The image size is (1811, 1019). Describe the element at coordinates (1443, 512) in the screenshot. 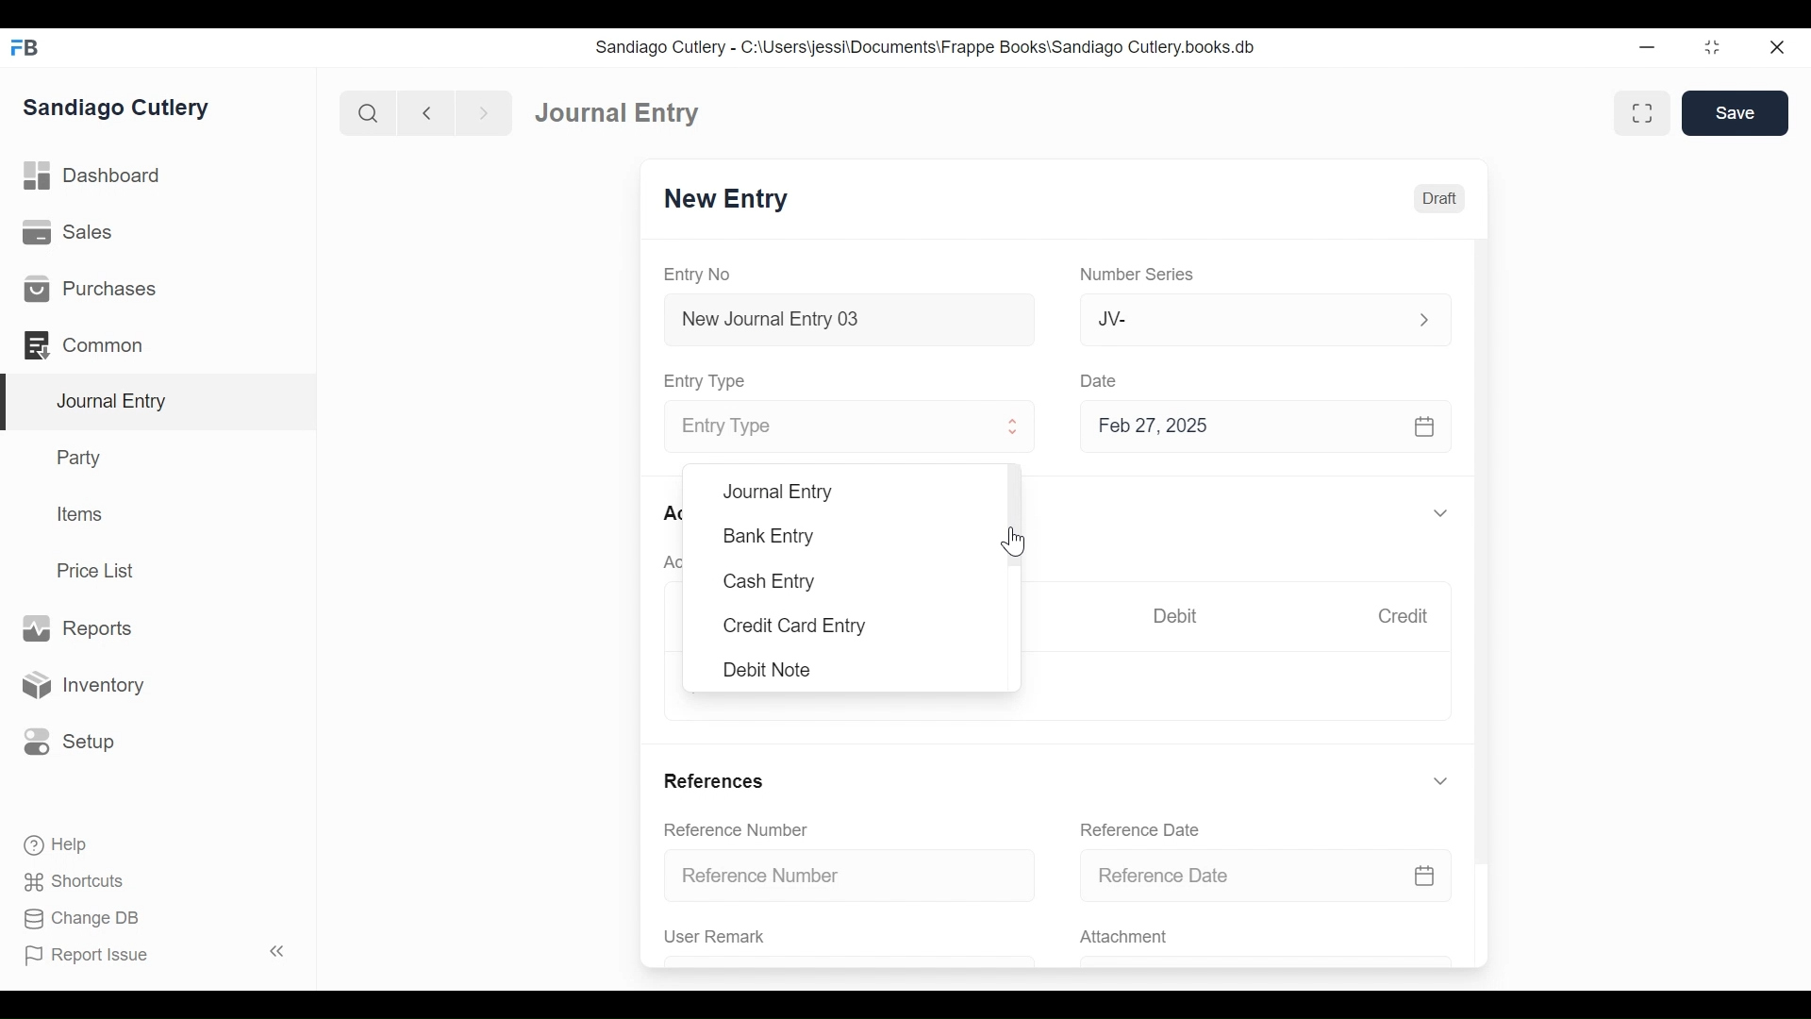

I see `Expand` at that location.